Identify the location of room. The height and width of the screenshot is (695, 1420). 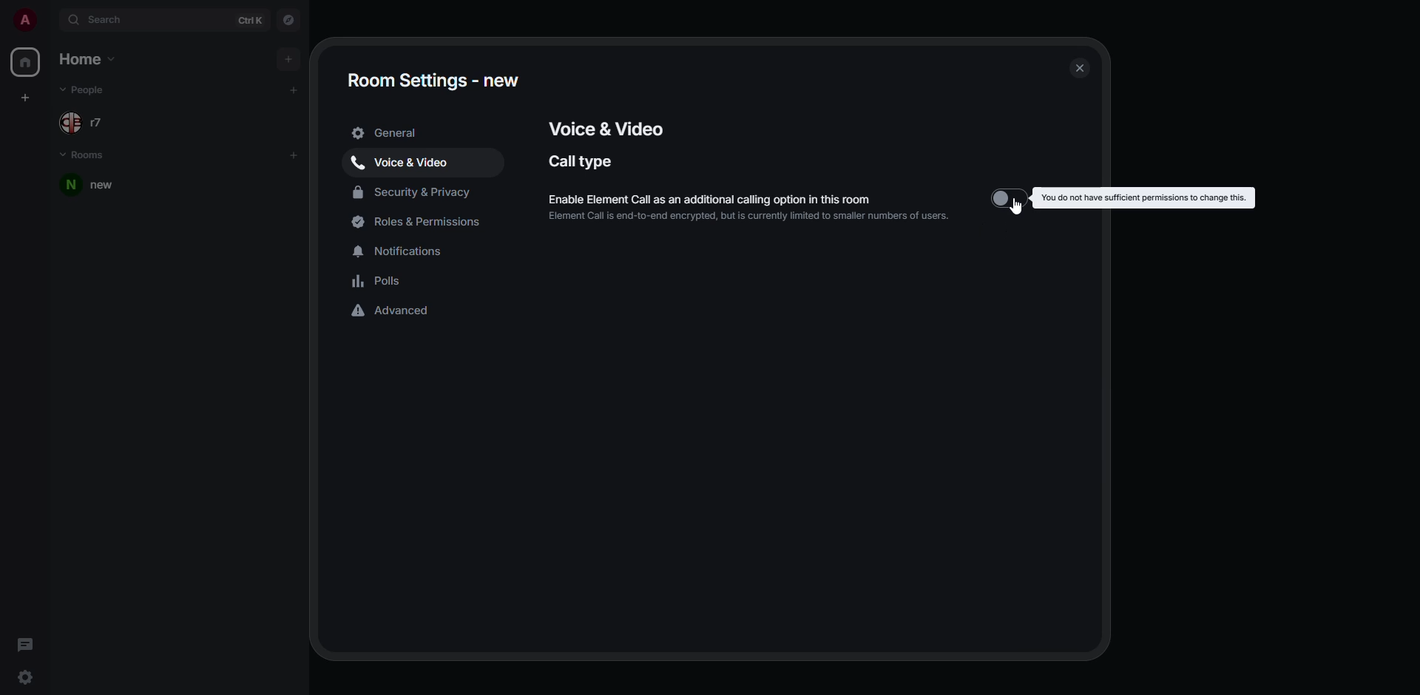
(98, 186).